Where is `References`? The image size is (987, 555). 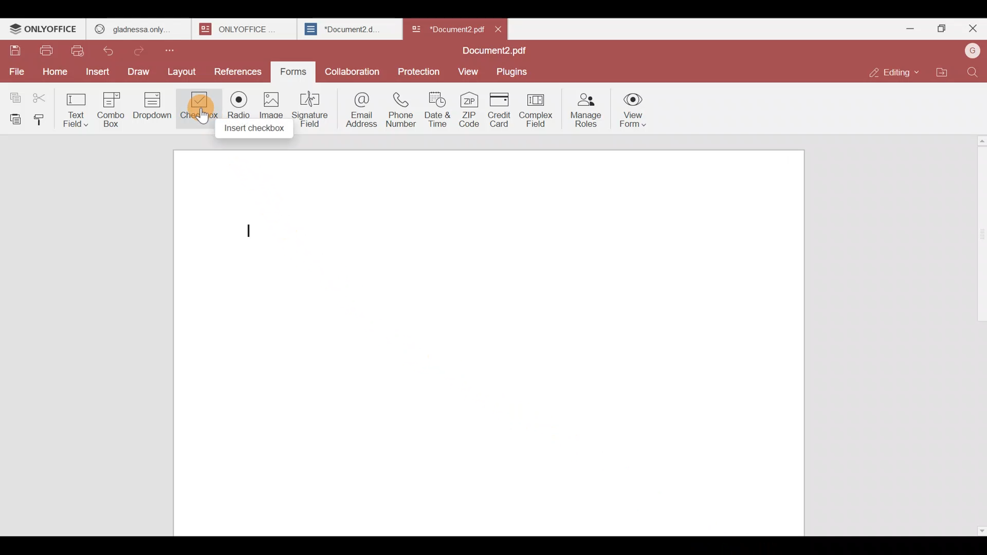 References is located at coordinates (238, 71).